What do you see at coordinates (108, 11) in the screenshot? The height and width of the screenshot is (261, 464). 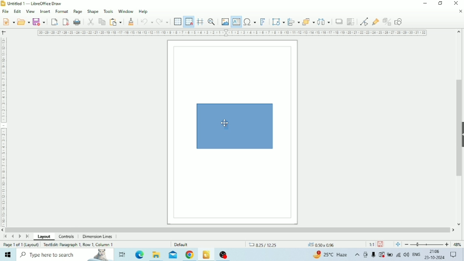 I see `Tools` at bounding box center [108, 11].